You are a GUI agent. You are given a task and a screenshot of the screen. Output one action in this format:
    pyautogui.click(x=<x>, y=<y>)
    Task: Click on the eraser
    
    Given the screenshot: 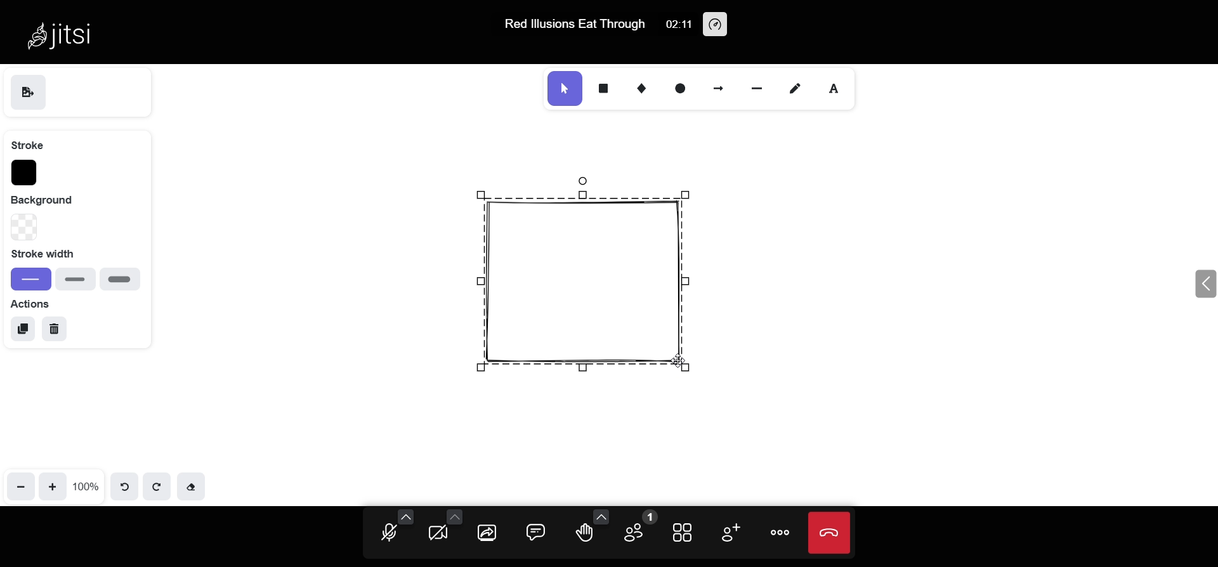 What is the action you would take?
    pyautogui.click(x=193, y=488)
    